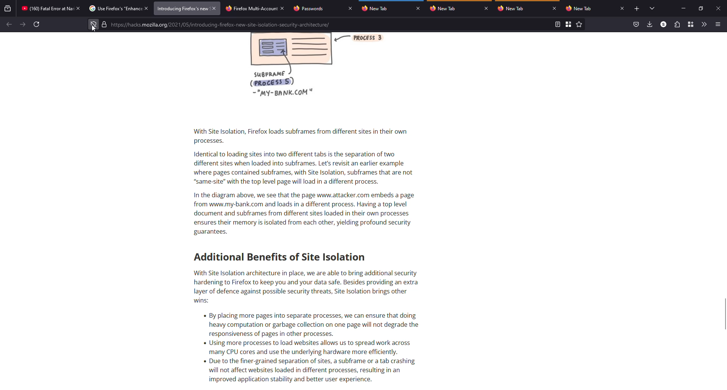 This screenshot has height=390, width=727. What do you see at coordinates (9, 25) in the screenshot?
I see `back` at bounding box center [9, 25].